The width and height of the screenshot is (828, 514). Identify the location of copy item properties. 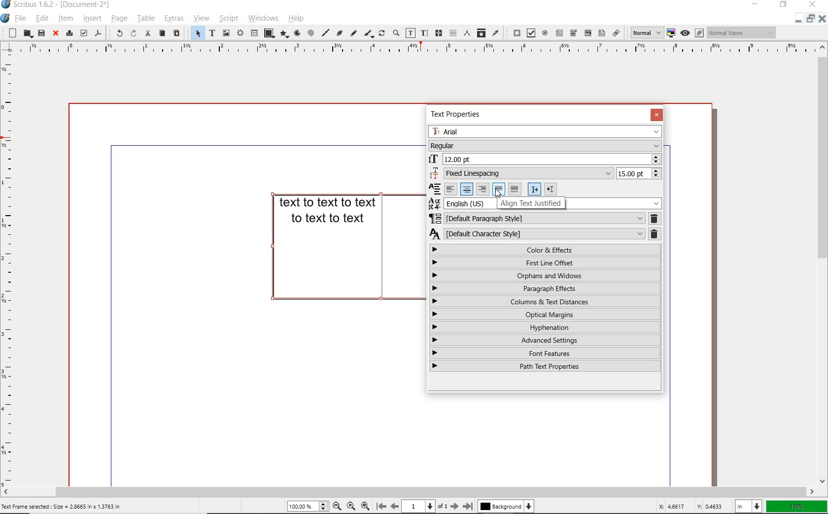
(481, 32).